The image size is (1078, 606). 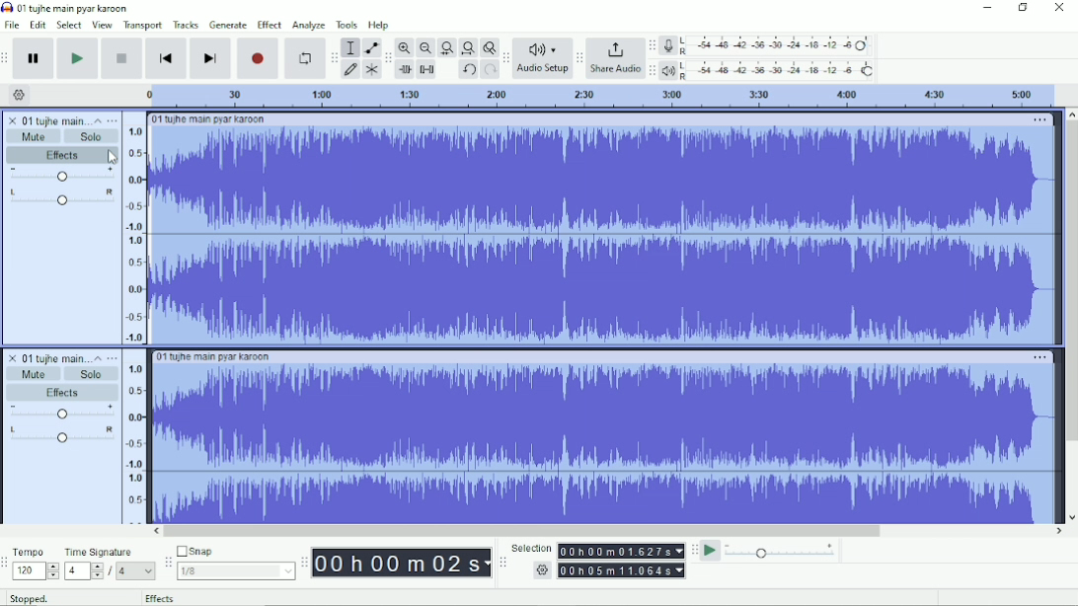 I want to click on close, so click(x=10, y=358).